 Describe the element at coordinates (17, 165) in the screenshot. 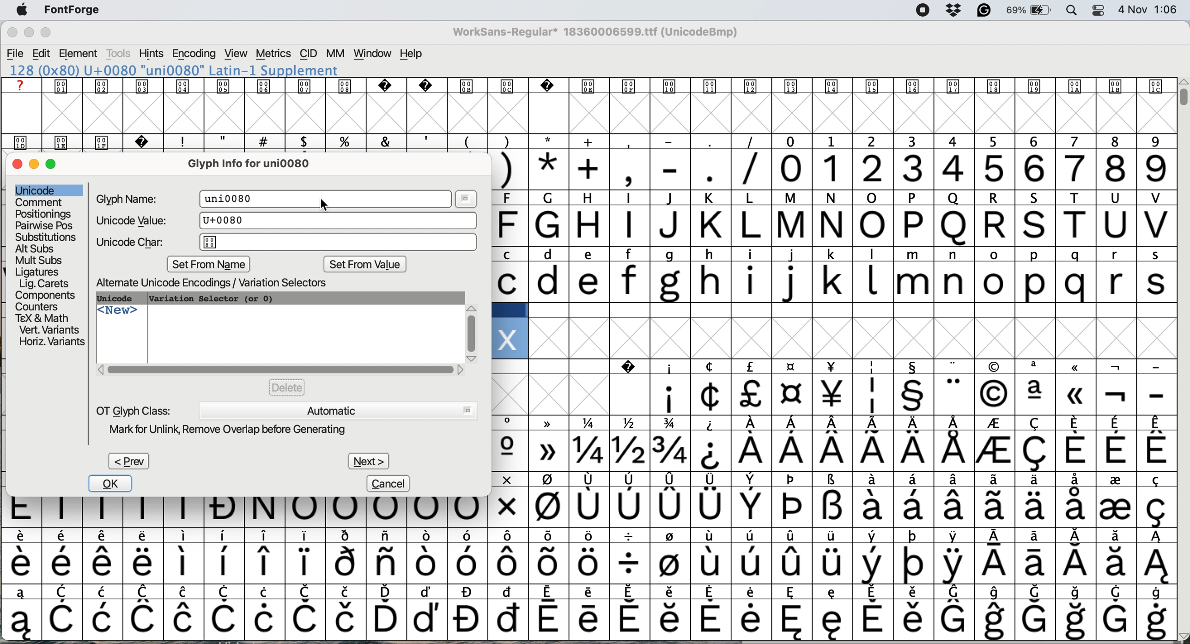

I see `close` at that location.